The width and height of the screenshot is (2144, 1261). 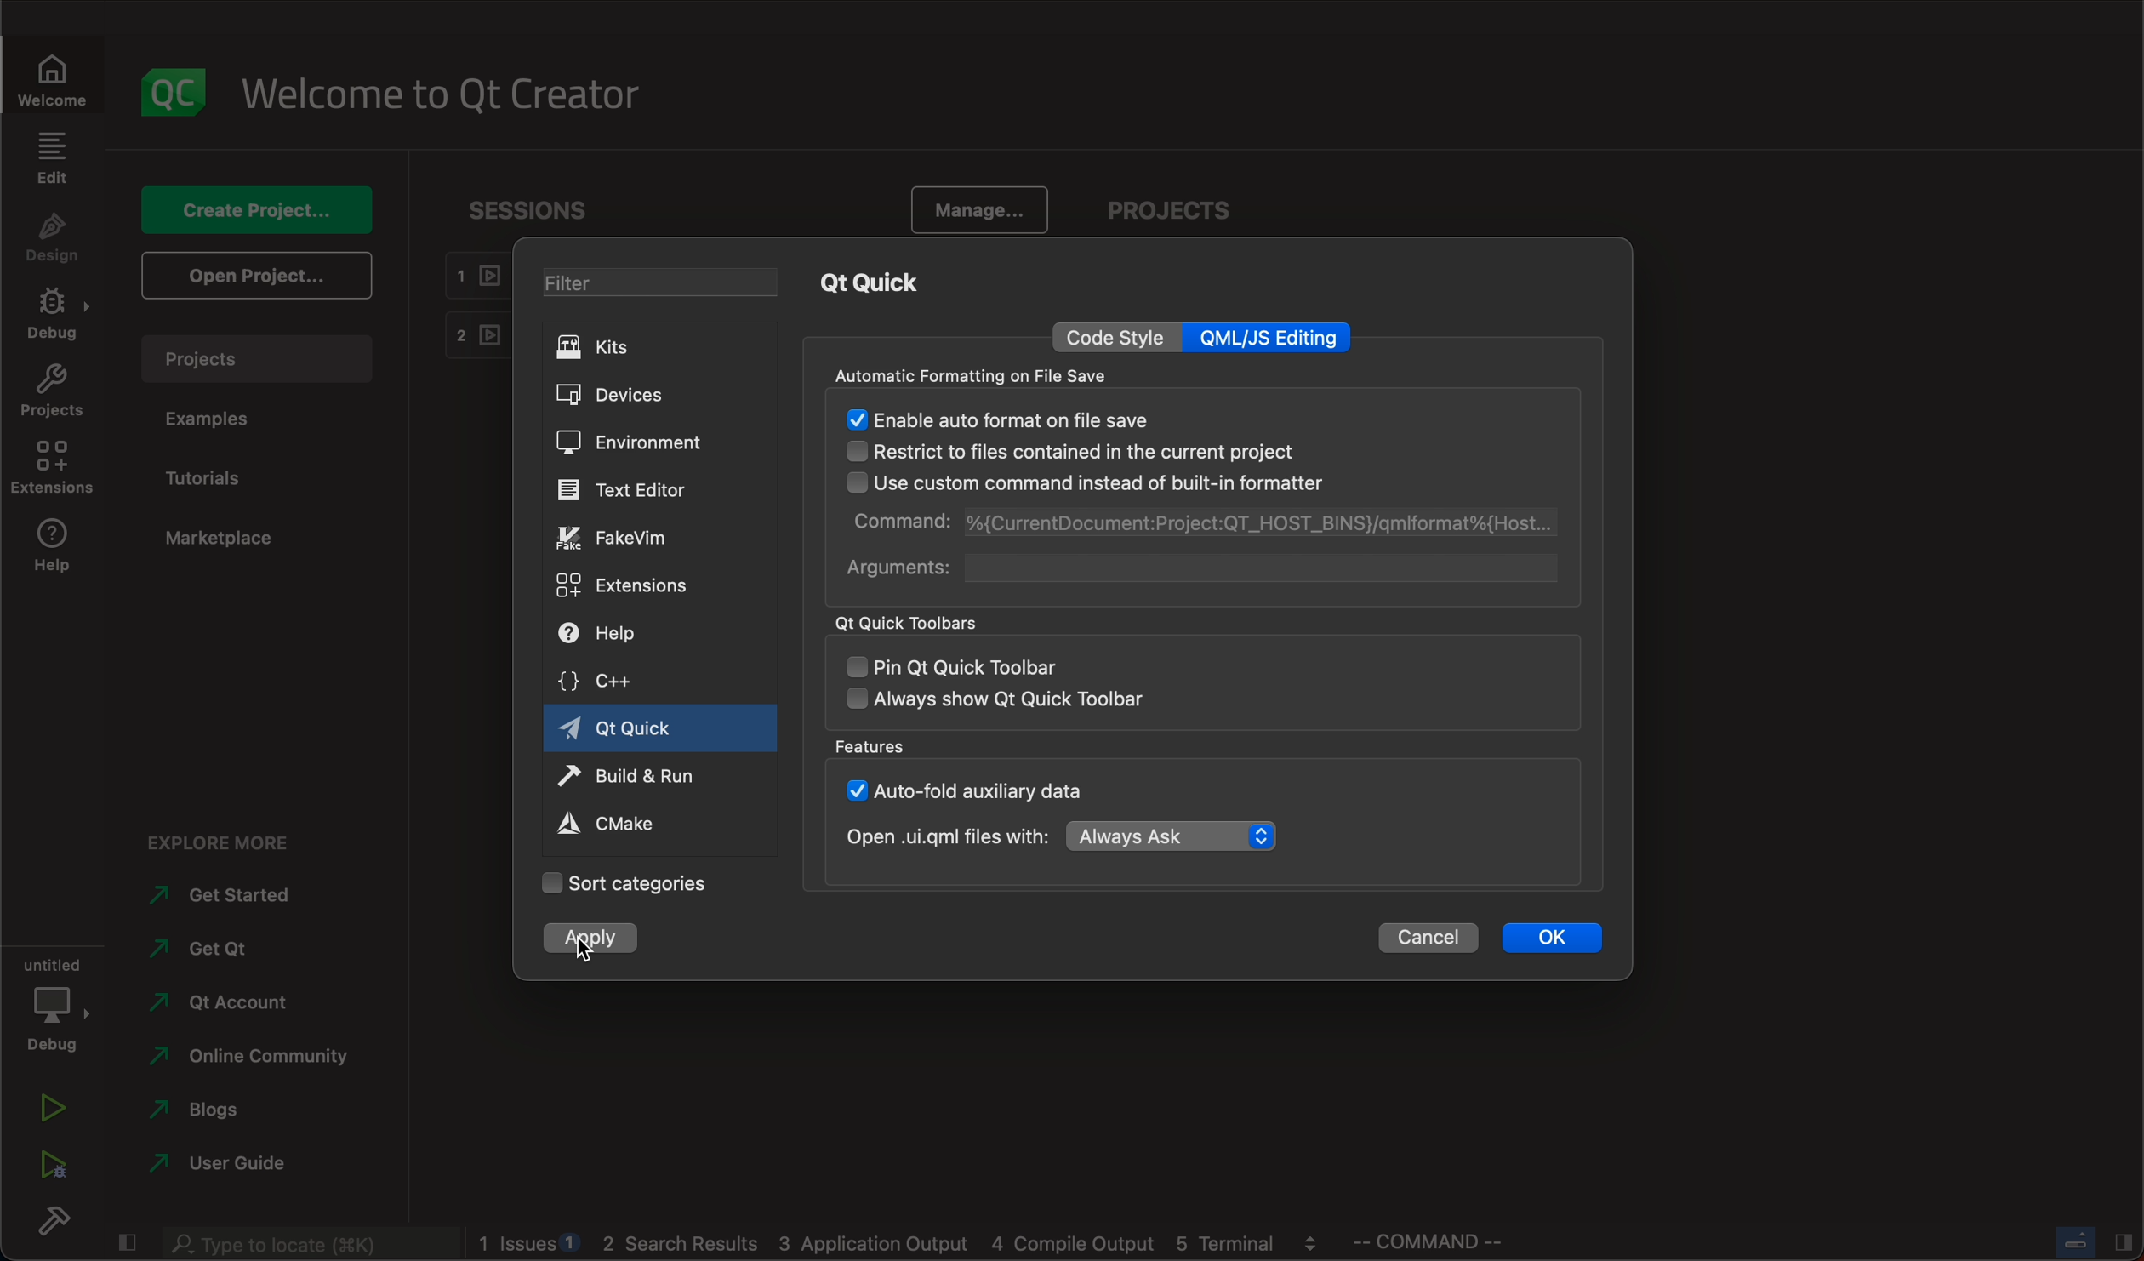 What do you see at coordinates (1081, 842) in the screenshot?
I see `open with` at bounding box center [1081, 842].